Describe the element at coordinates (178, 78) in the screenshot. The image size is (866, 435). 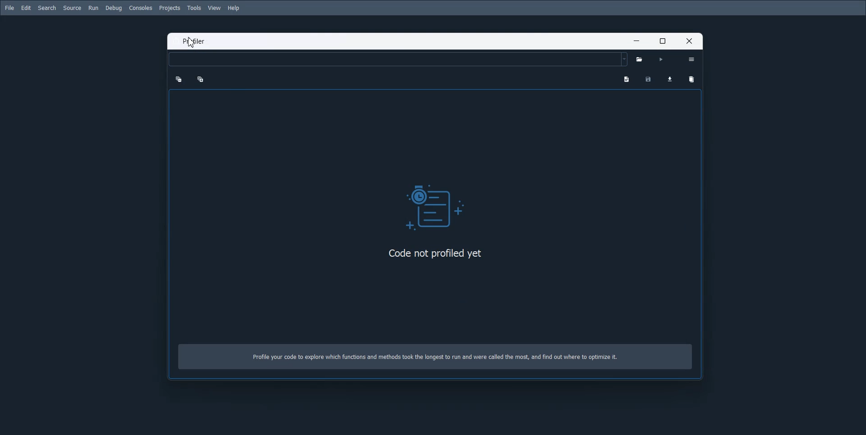
I see `Collapse one level up` at that location.